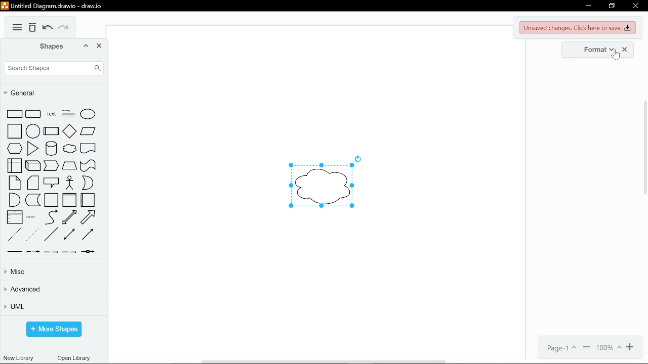  What do you see at coordinates (52, 166) in the screenshot?
I see `step` at bounding box center [52, 166].